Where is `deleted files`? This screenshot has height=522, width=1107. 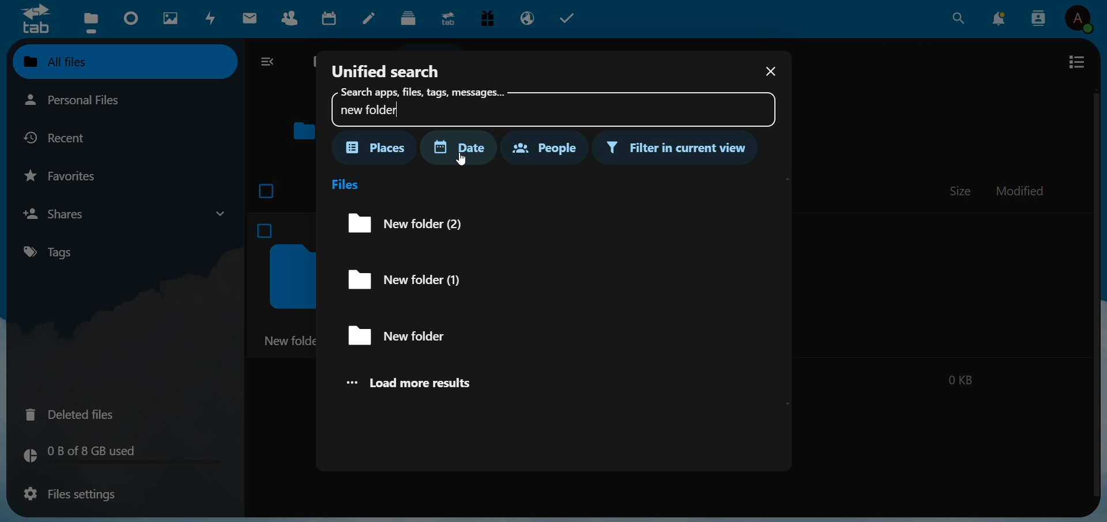 deleted files is located at coordinates (77, 413).